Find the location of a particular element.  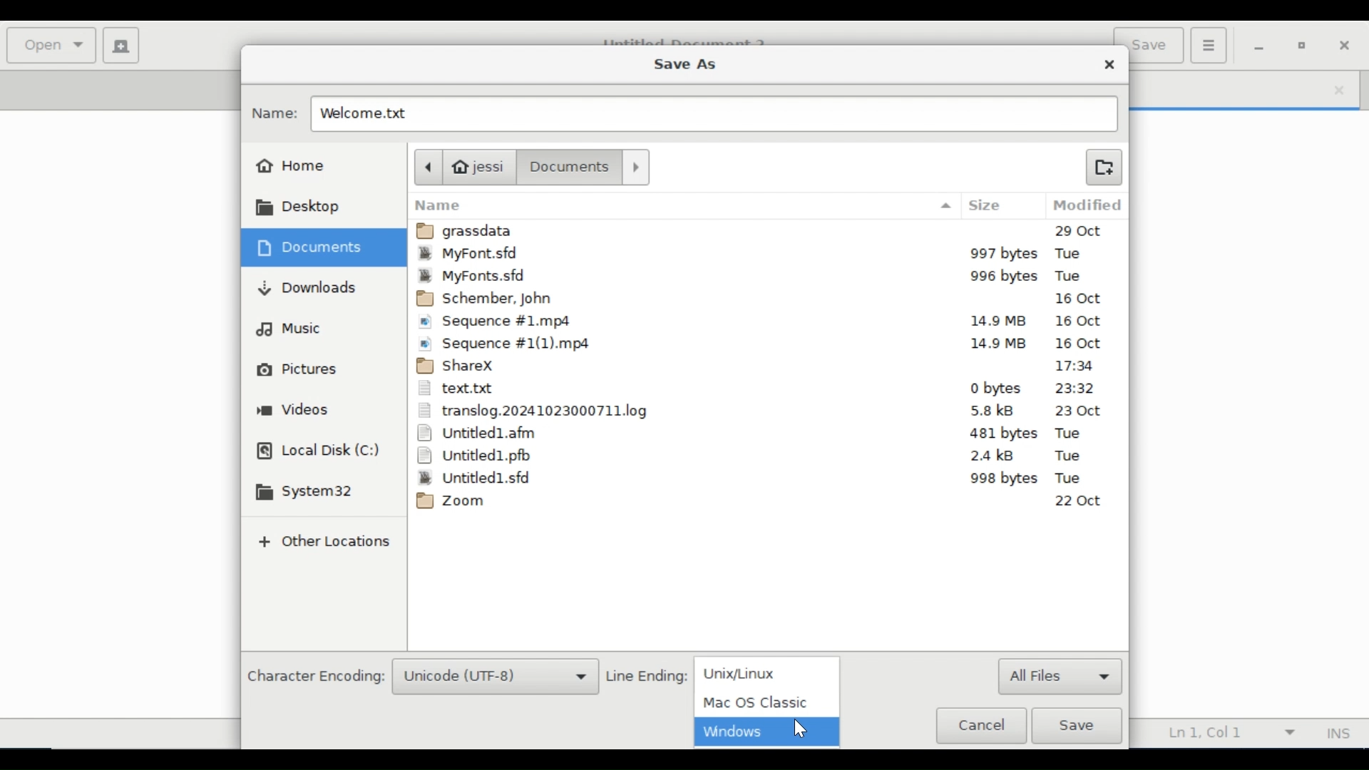

Zoom 22Oct is located at coordinates (762, 501).